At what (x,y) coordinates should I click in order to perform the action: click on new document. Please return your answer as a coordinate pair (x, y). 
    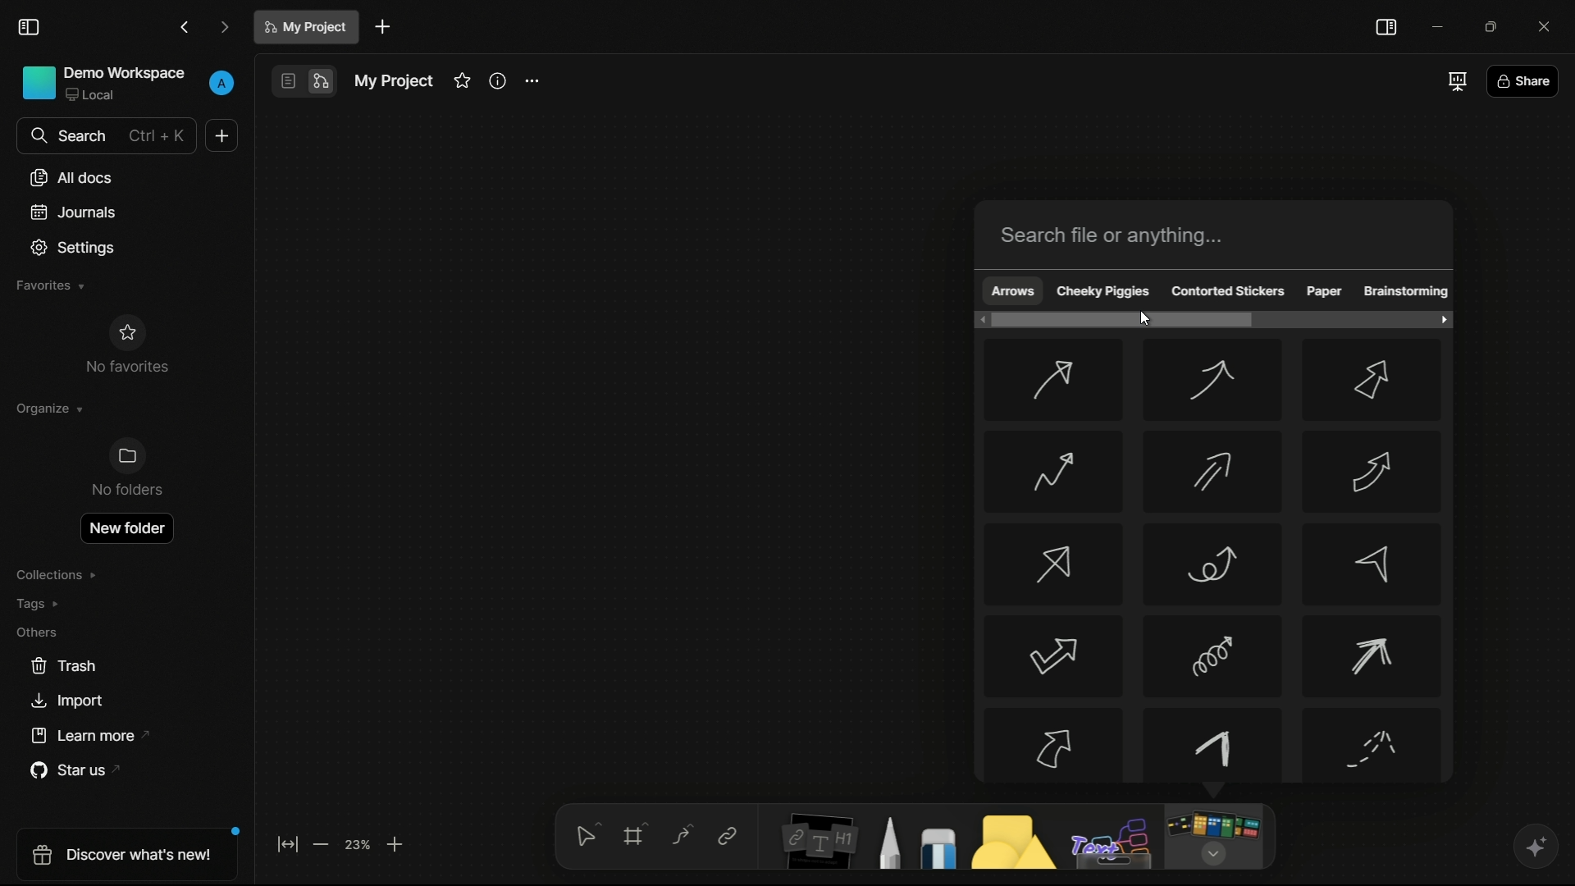
    Looking at the image, I should click on (221, 135).